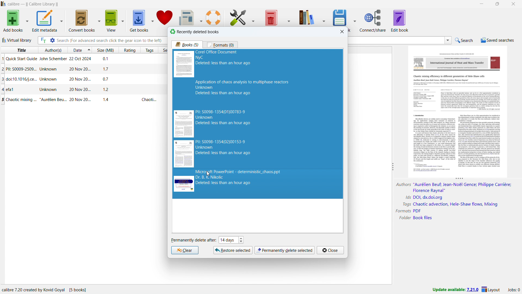  What do you see at coordinates (112, 21) in the screenshot?
I see `view` at bounding box center [112, 21].